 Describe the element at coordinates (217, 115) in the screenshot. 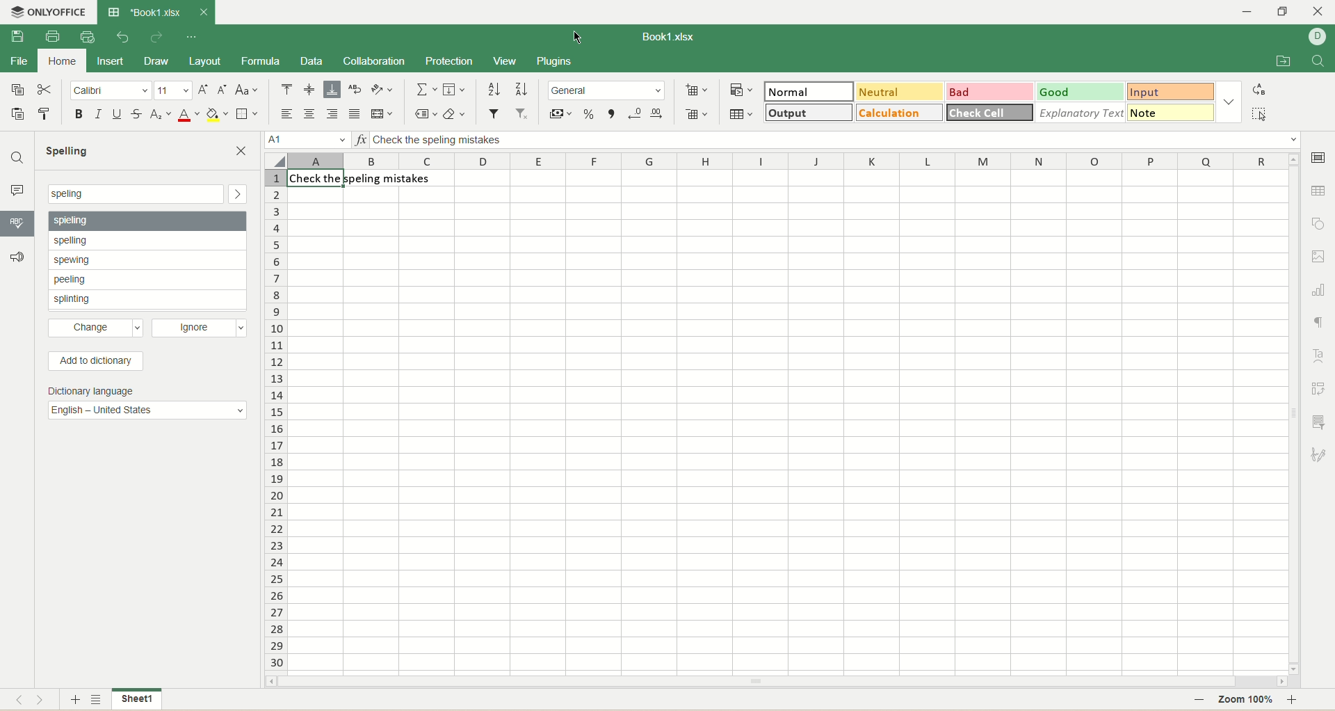

I see `background color` at that location.